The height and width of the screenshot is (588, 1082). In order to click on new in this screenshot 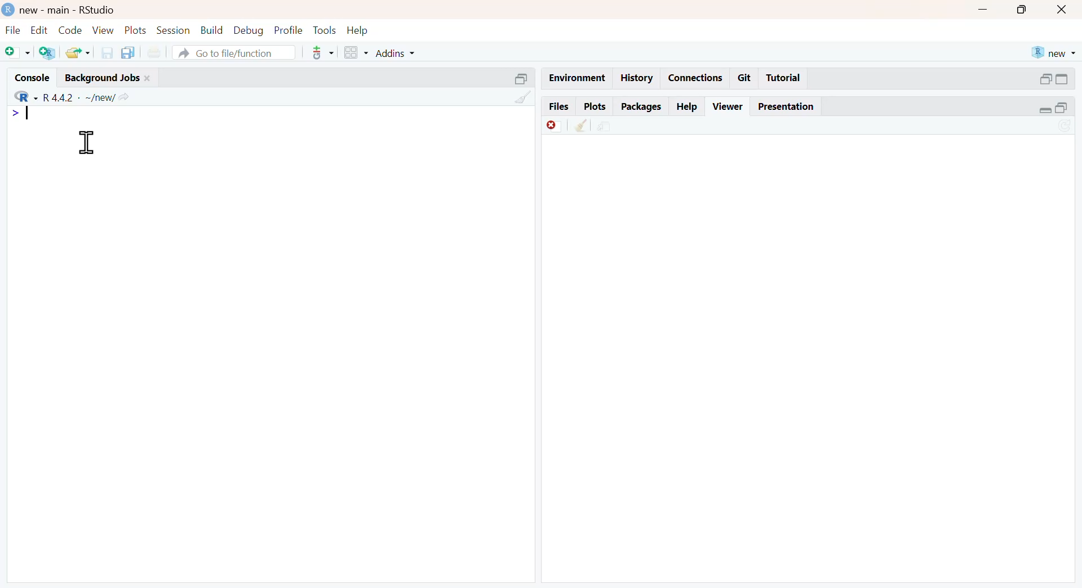, I will do `click(1054, 54)`.